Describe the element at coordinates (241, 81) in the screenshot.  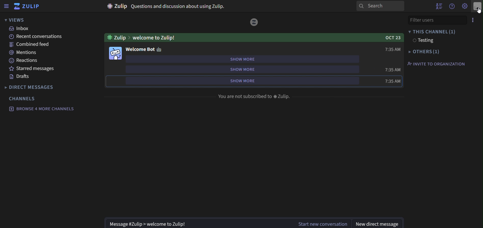
I see `show more` at that location.